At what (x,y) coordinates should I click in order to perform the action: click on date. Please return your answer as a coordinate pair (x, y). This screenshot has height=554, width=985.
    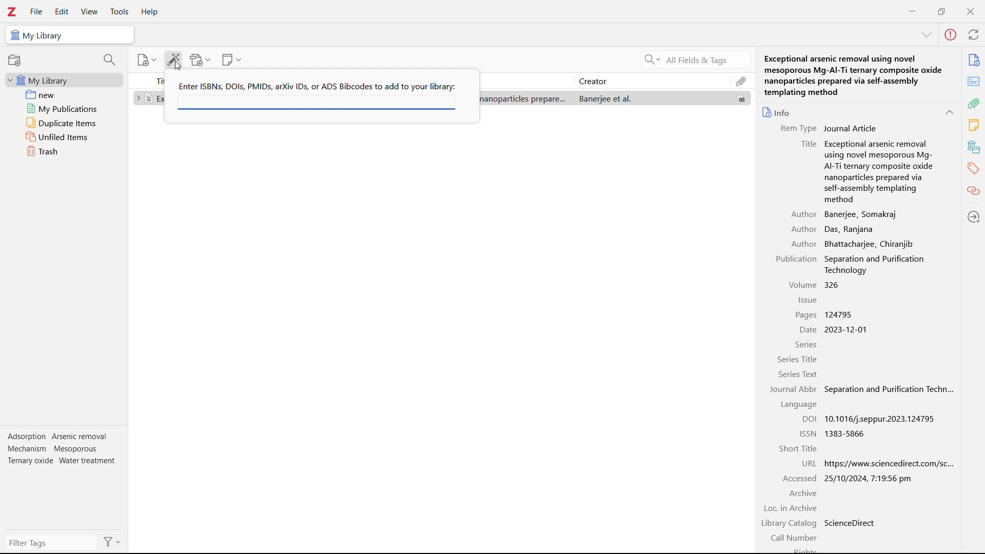
    Looking at the image, I should click on (806, 330).